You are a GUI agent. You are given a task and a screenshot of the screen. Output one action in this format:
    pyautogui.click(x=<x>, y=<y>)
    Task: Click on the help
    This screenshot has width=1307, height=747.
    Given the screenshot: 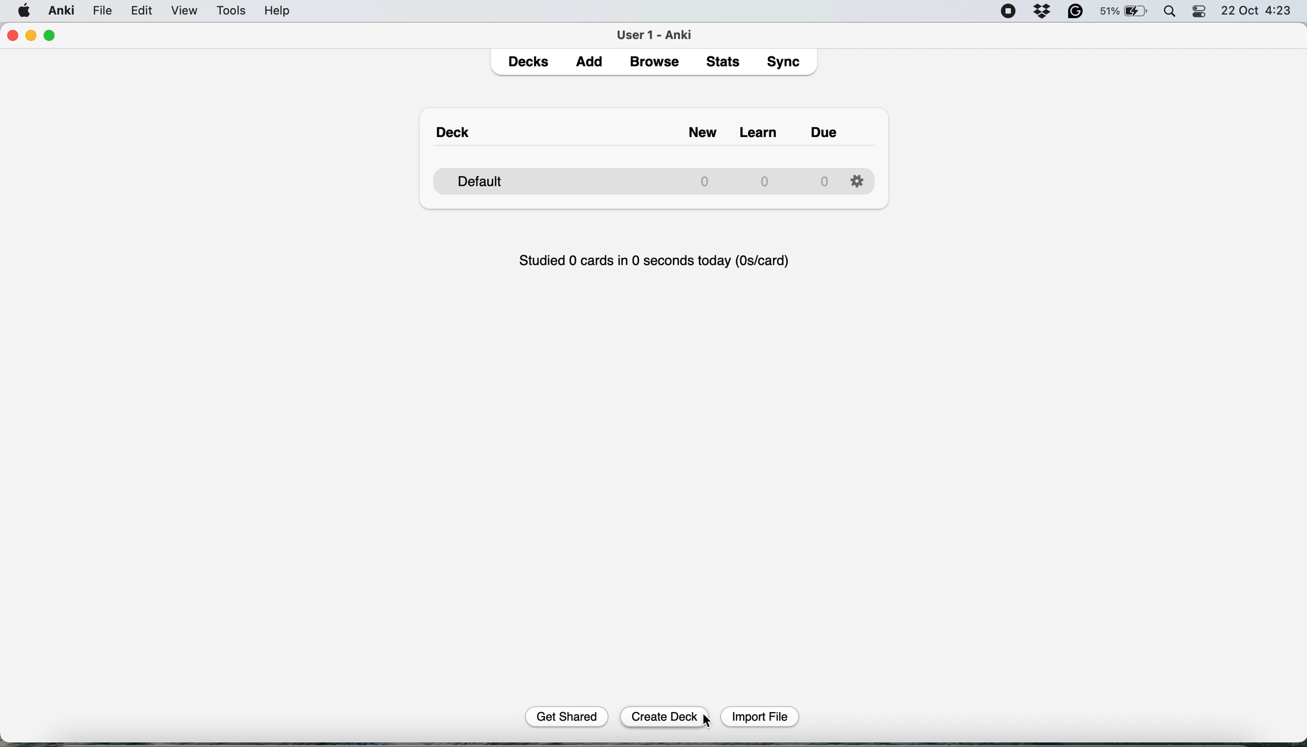 What is the action you would take?
    pyautogui.click(x=278, y=13)
    